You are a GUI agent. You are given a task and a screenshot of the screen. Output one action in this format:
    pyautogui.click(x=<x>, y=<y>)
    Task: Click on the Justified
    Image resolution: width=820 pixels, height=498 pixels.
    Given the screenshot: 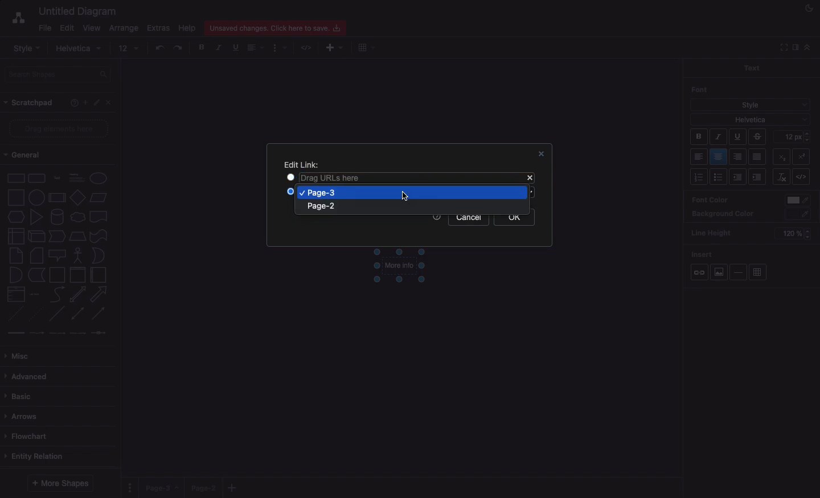 What is the action you would take?
    pyautogui.click(x=758, y=157)
    